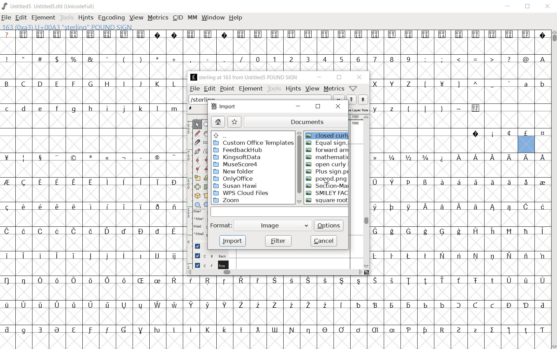 The image size is (557, 349). What do you see at coordinates (392, 256) in the screenshot?
I see `Symbol` at bounding box center [392, 256].